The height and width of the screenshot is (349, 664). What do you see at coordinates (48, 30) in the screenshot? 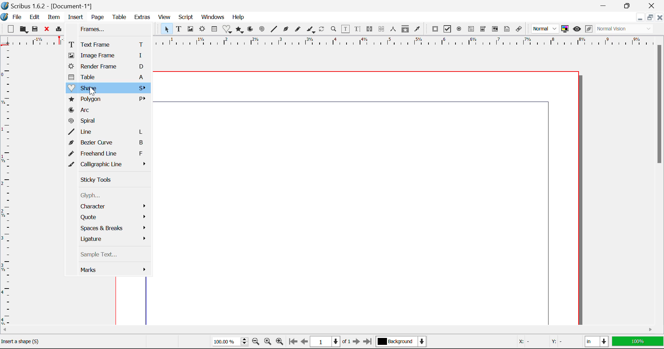
I see `Close` at bounding box center [48, 30].